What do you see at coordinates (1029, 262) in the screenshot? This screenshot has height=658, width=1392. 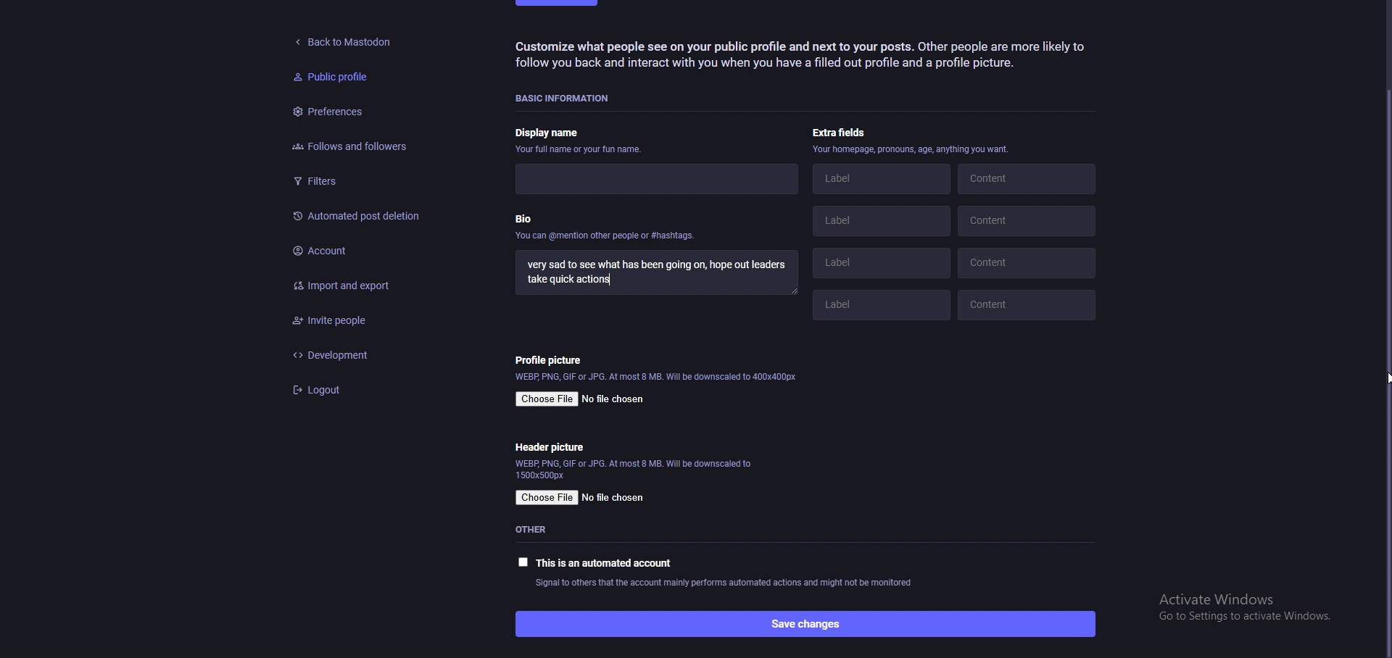 I see `content` at bounding box center [1029, 262].